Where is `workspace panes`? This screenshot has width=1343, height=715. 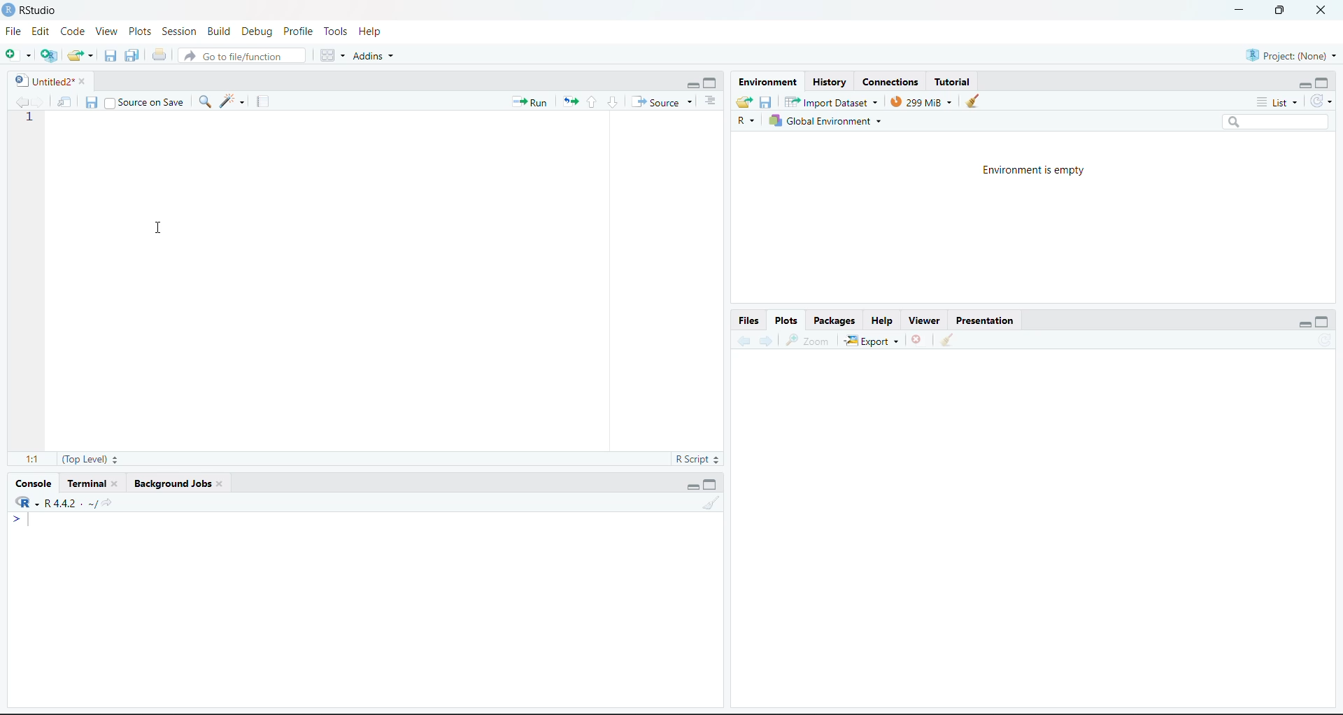
workspace panes is located at coordinates (331, 55).